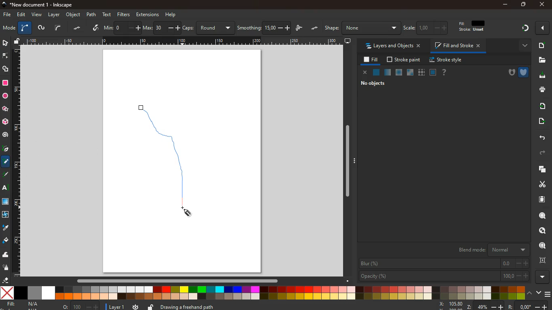 This screenshot has width=552, height=310. I want to click on layer, so click(113, 306).